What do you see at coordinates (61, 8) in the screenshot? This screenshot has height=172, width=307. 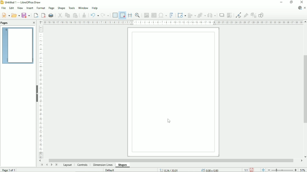 I see `Shape` at bounding box center [61, 8].